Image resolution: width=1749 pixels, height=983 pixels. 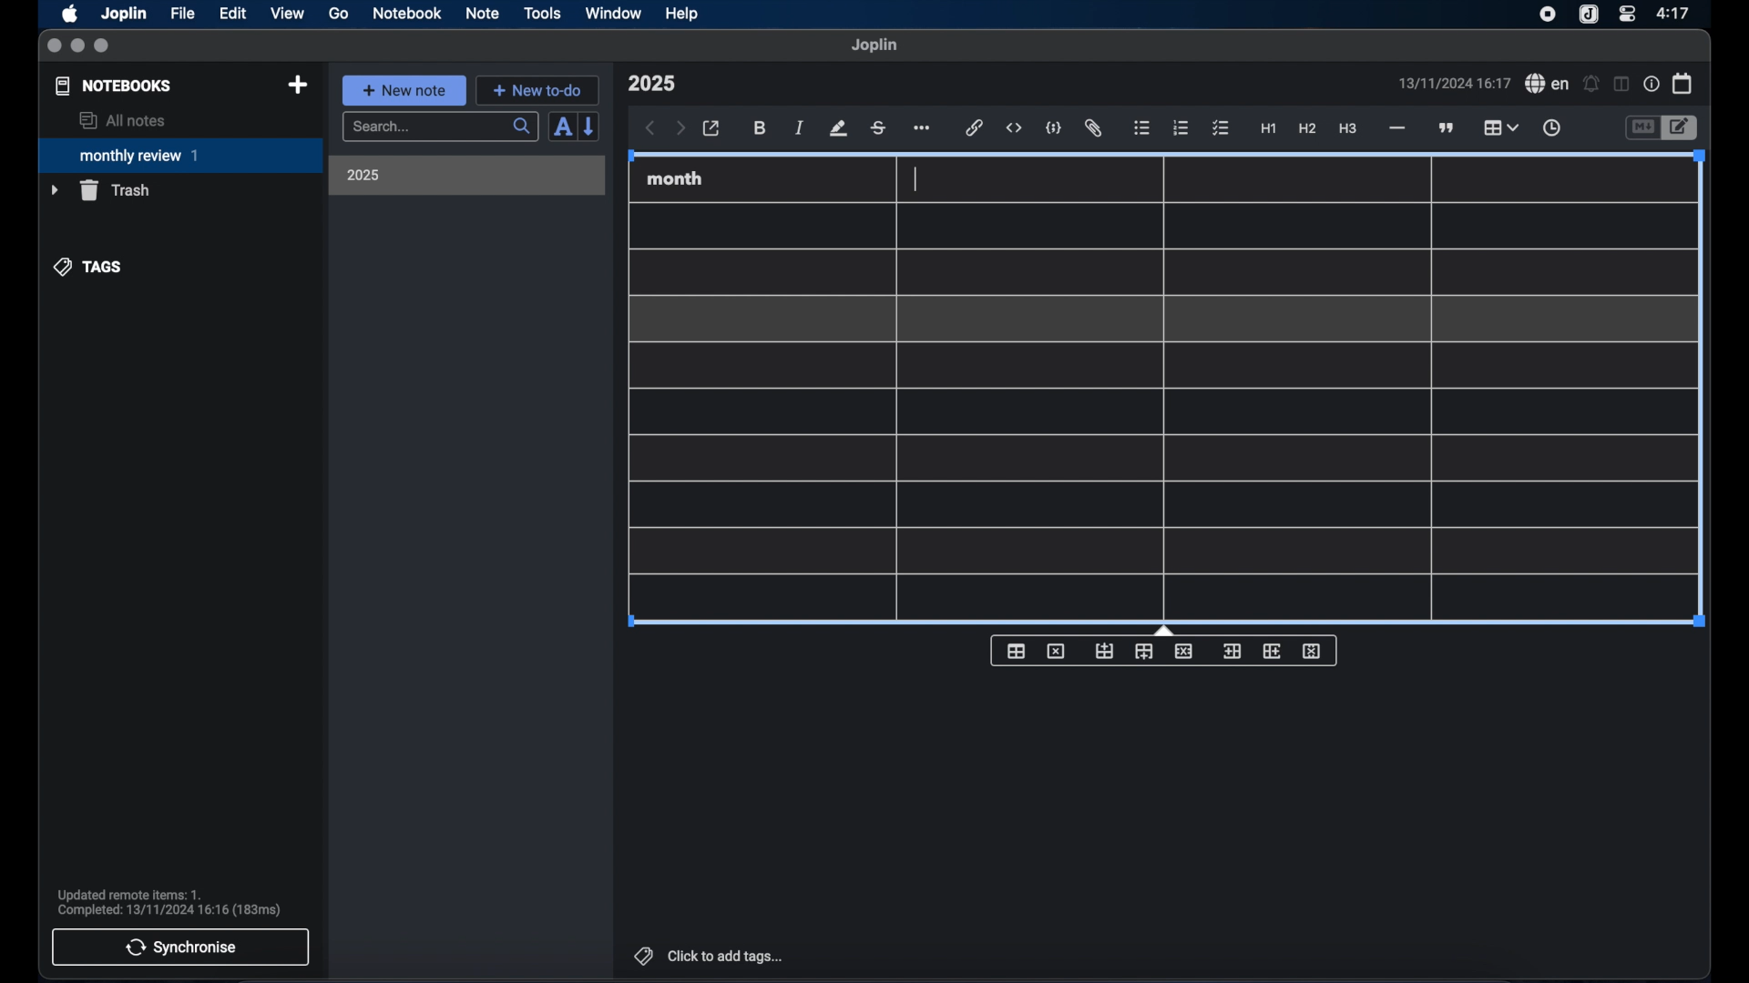 I want to click on insert column after, so click(x=1273, y=651).